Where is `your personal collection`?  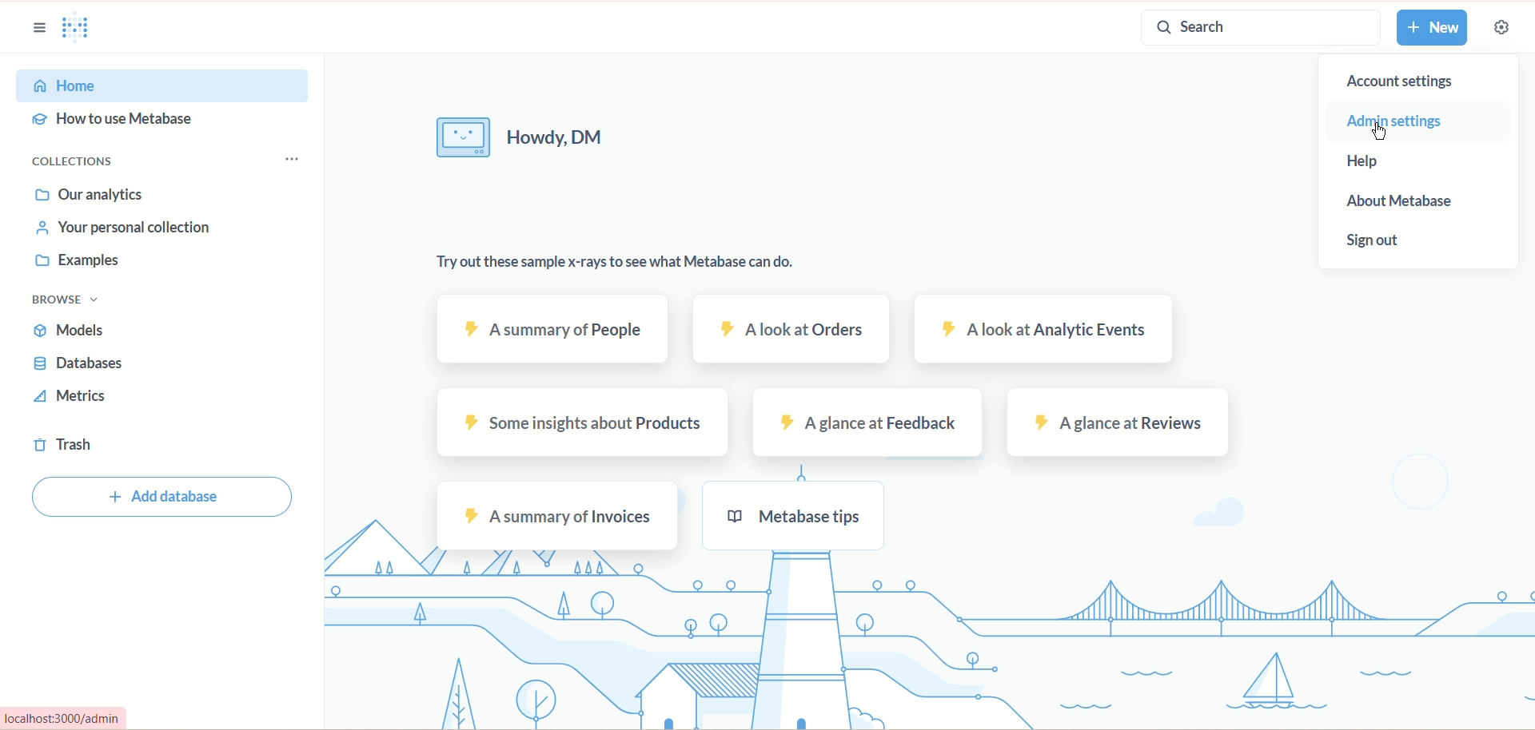
your personal collection is located at coordinates (124, 228).